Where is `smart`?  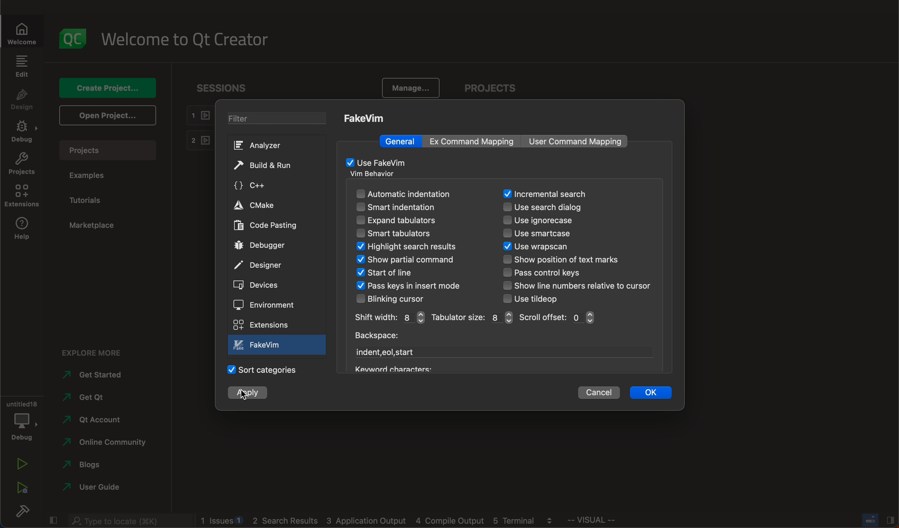
smart is located at coordinates (411, 207).